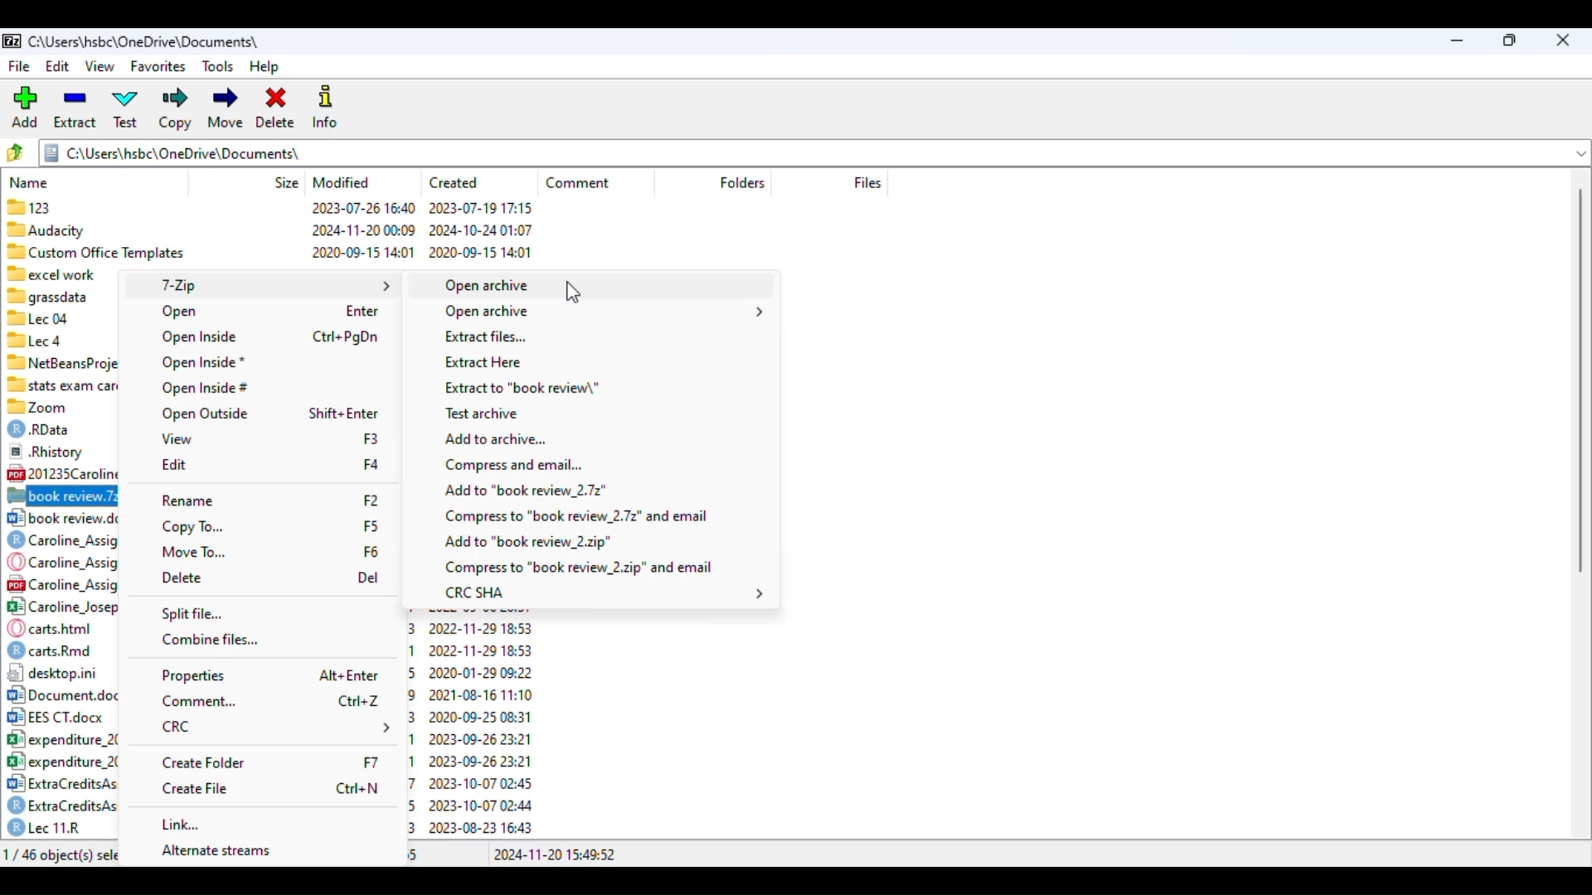 The height and width of the screenshot is (895, 1592). Describe the element at coordinates (196, 788) in the screenshot. I see `create file` at that location.